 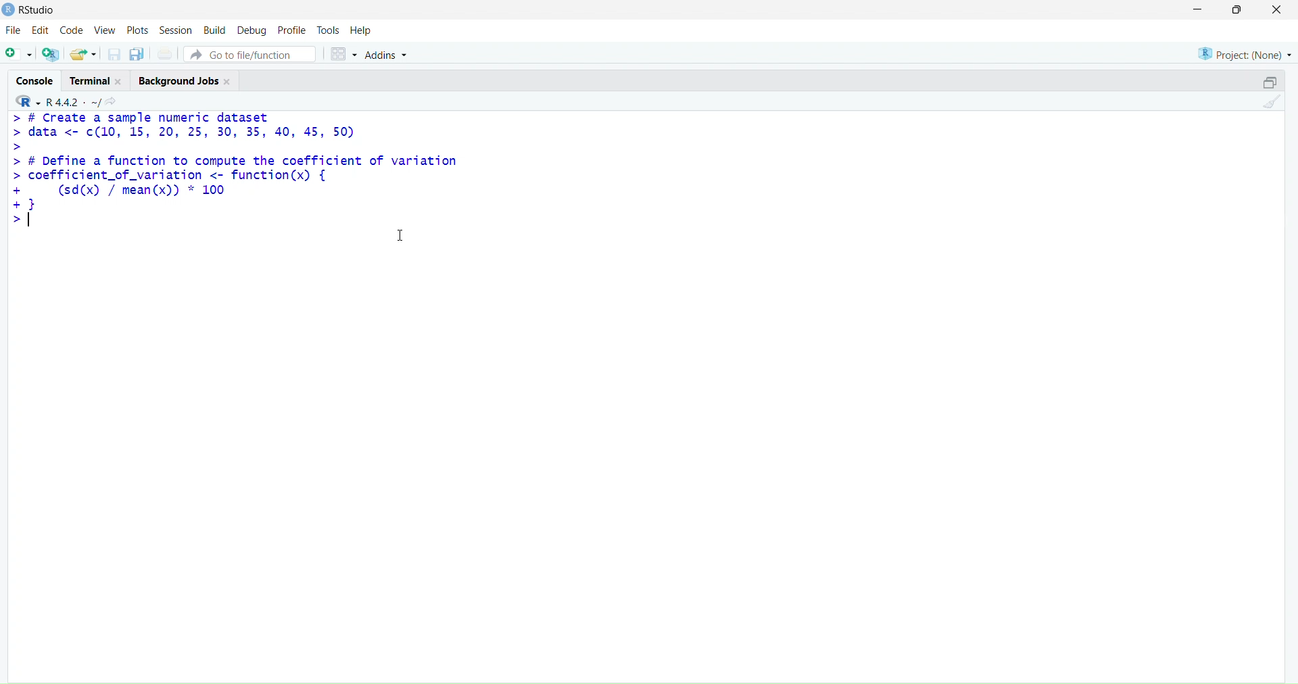 What do you see at coordinates (330, 29) in the screenshot?
I see `tools` at bounding box center [330, 29].